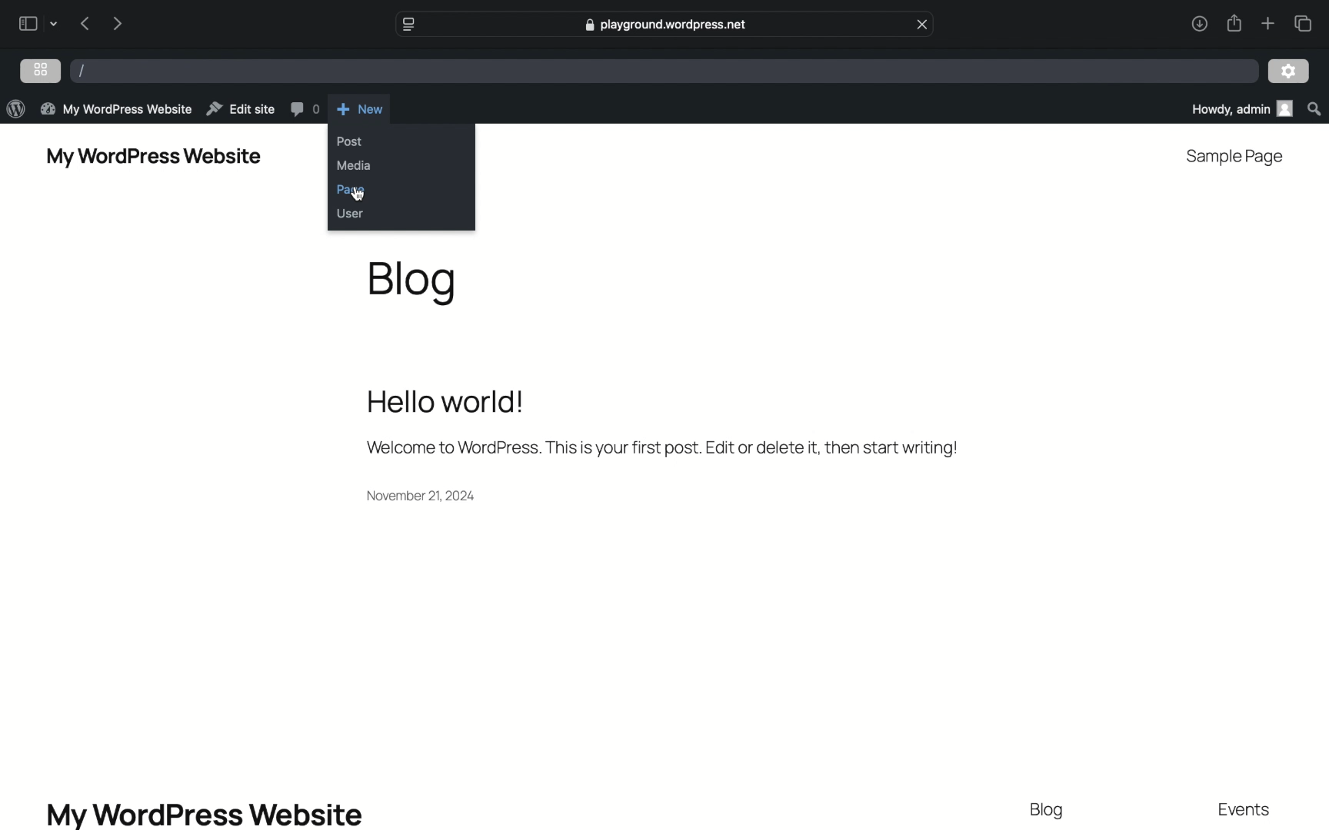 The width and height of the screenshot is (1329, 830). What do you see at coordinates (117, 23) in the screenshot?
I see `next page` at bounding box center [117, 23].